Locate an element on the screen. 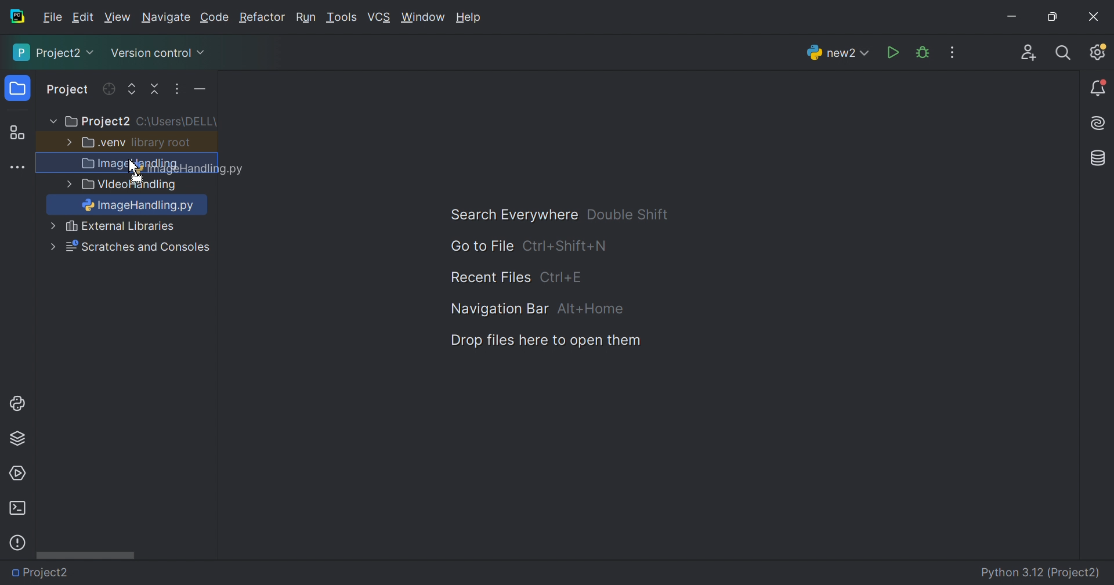  .venv is located at coordinates (104, 143).